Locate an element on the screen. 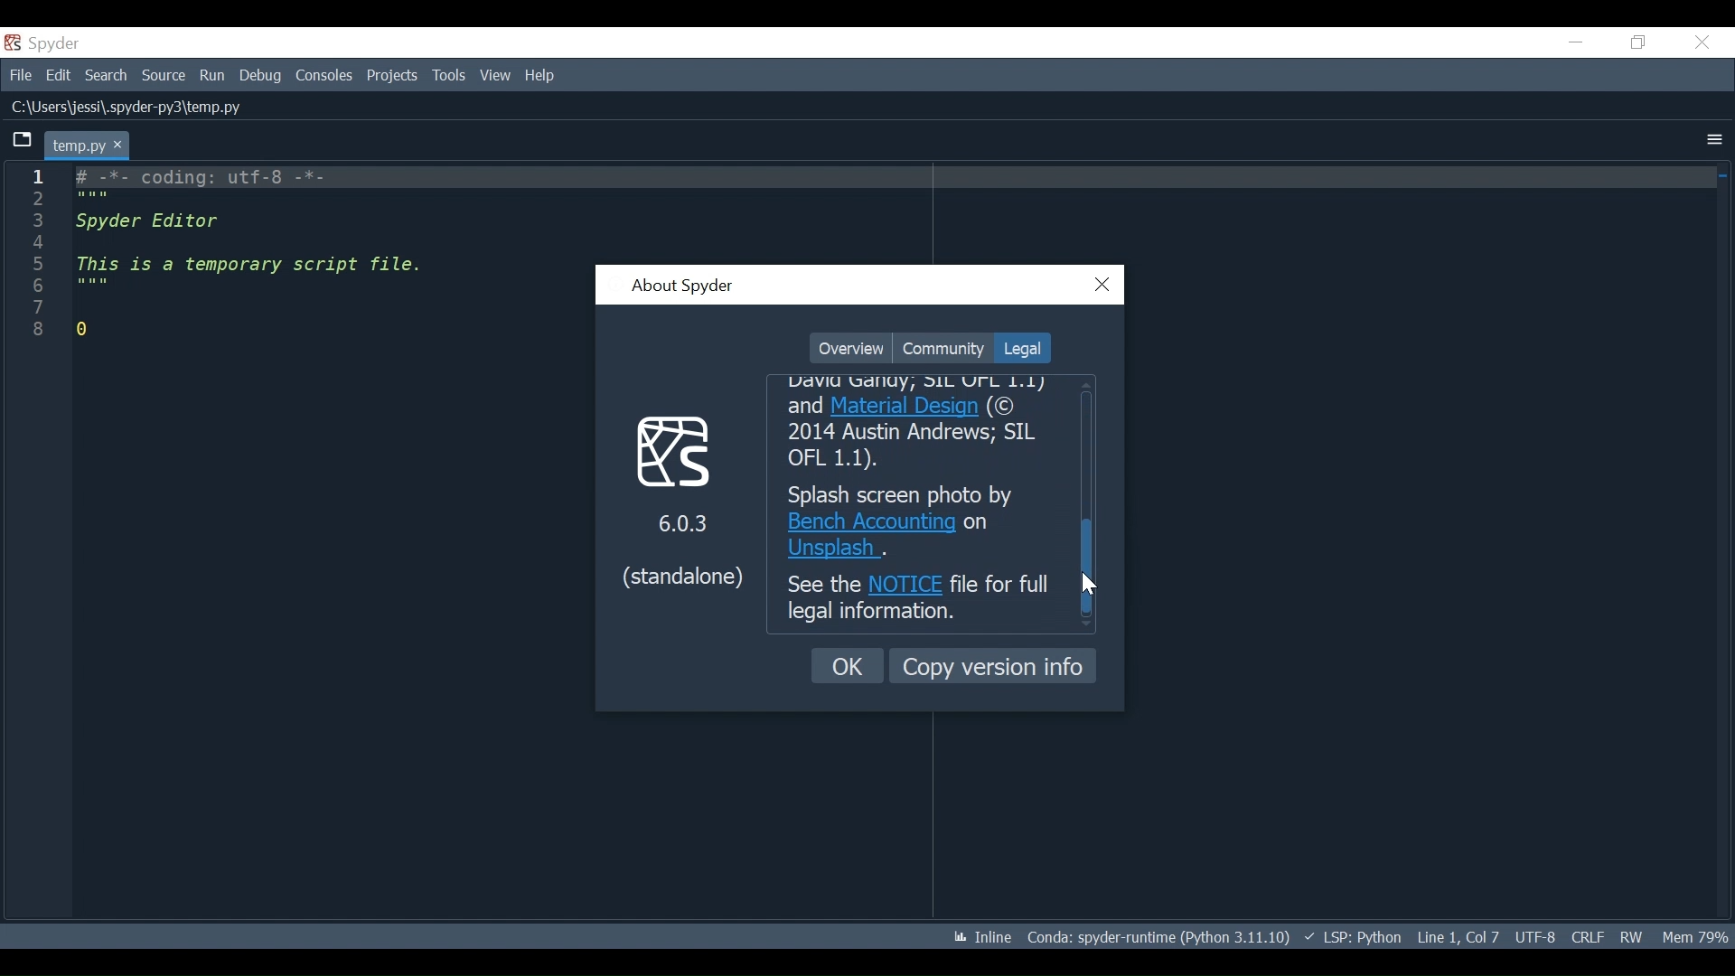 This screenshot has height=976, width=1735. Close is located at coordinates (1103, 286).